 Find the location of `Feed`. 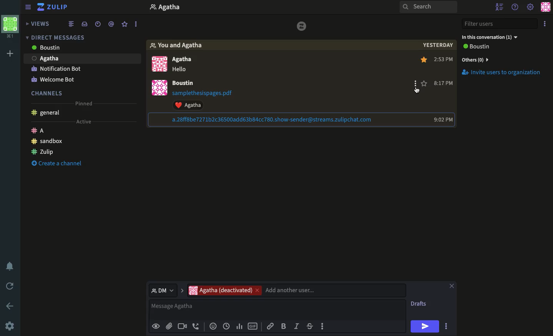

Feed is located at coordinates (72, 23).